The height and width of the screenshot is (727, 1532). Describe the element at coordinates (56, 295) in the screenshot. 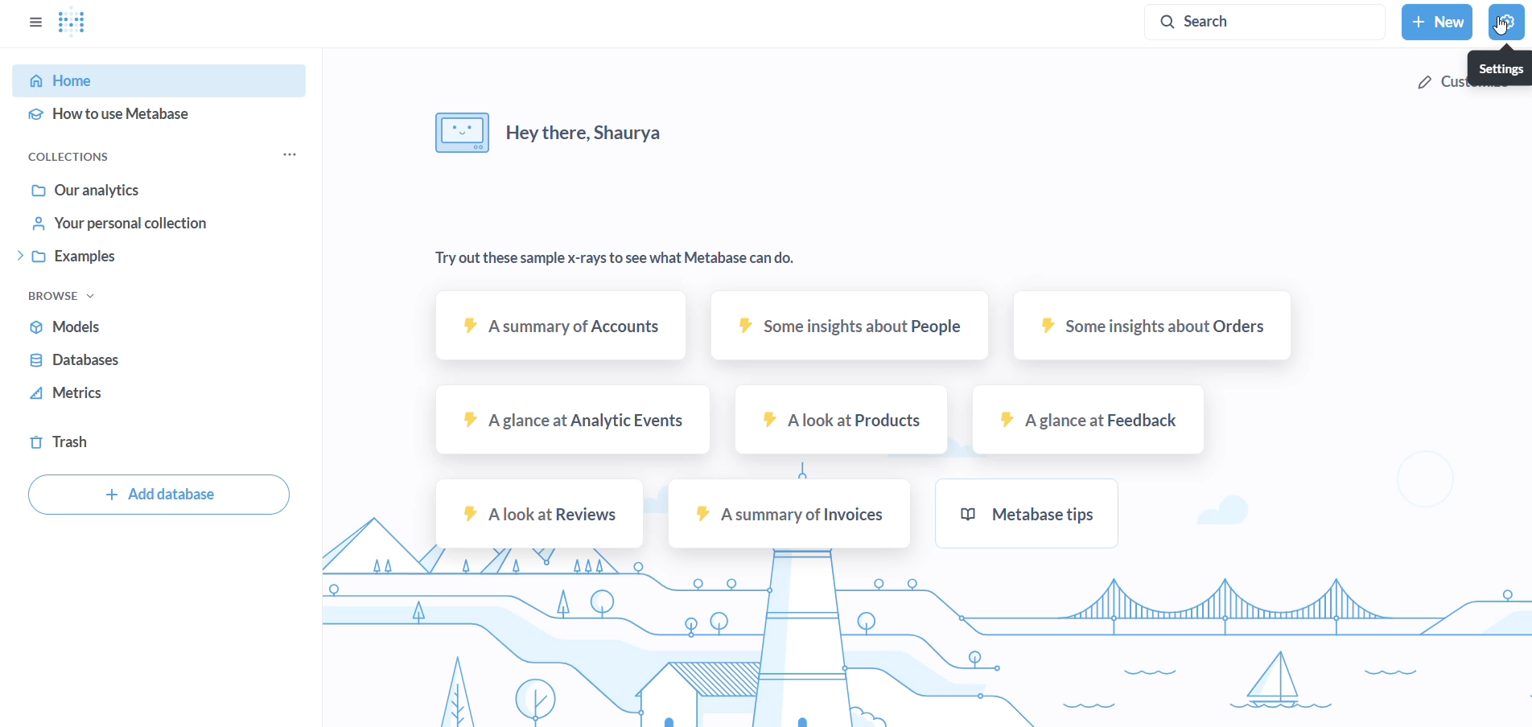

I see `BROWSE v` at that location.